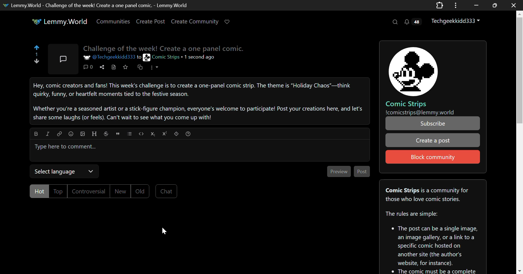 This screenshot has height=274, width=523. Describe the element at coordinates (512, 5) in the screenshot. I see `Close Window` at that location.